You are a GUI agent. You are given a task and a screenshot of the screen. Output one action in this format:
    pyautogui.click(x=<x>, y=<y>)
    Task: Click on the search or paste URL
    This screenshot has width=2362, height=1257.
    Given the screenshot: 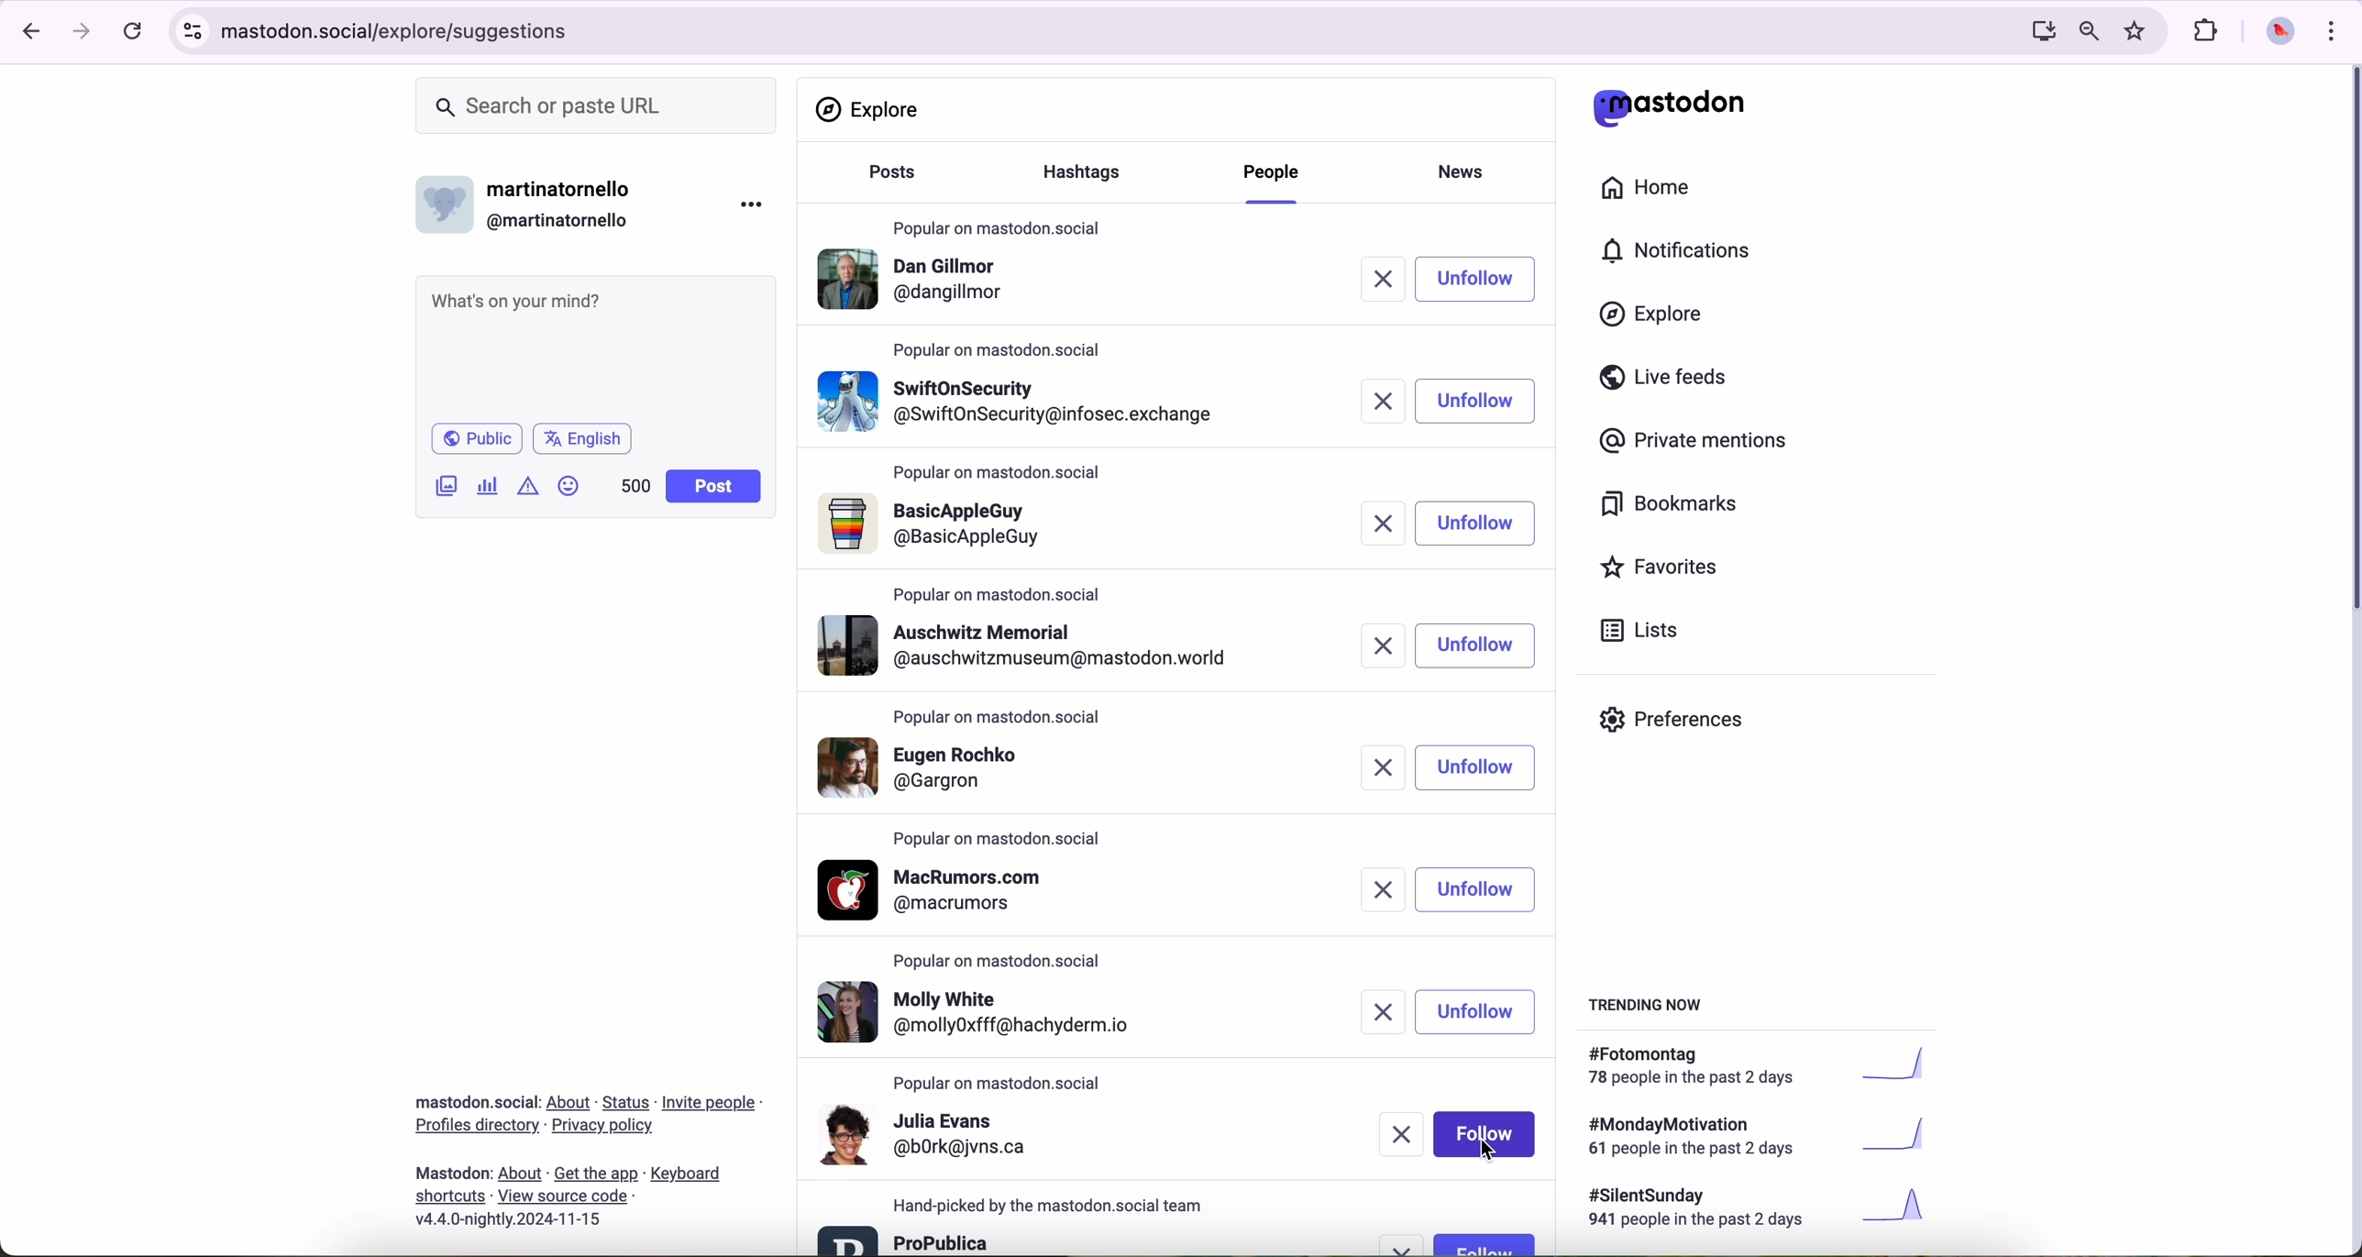 What is the action you would take?
    pyautogui.click(x=596, y=106)
    